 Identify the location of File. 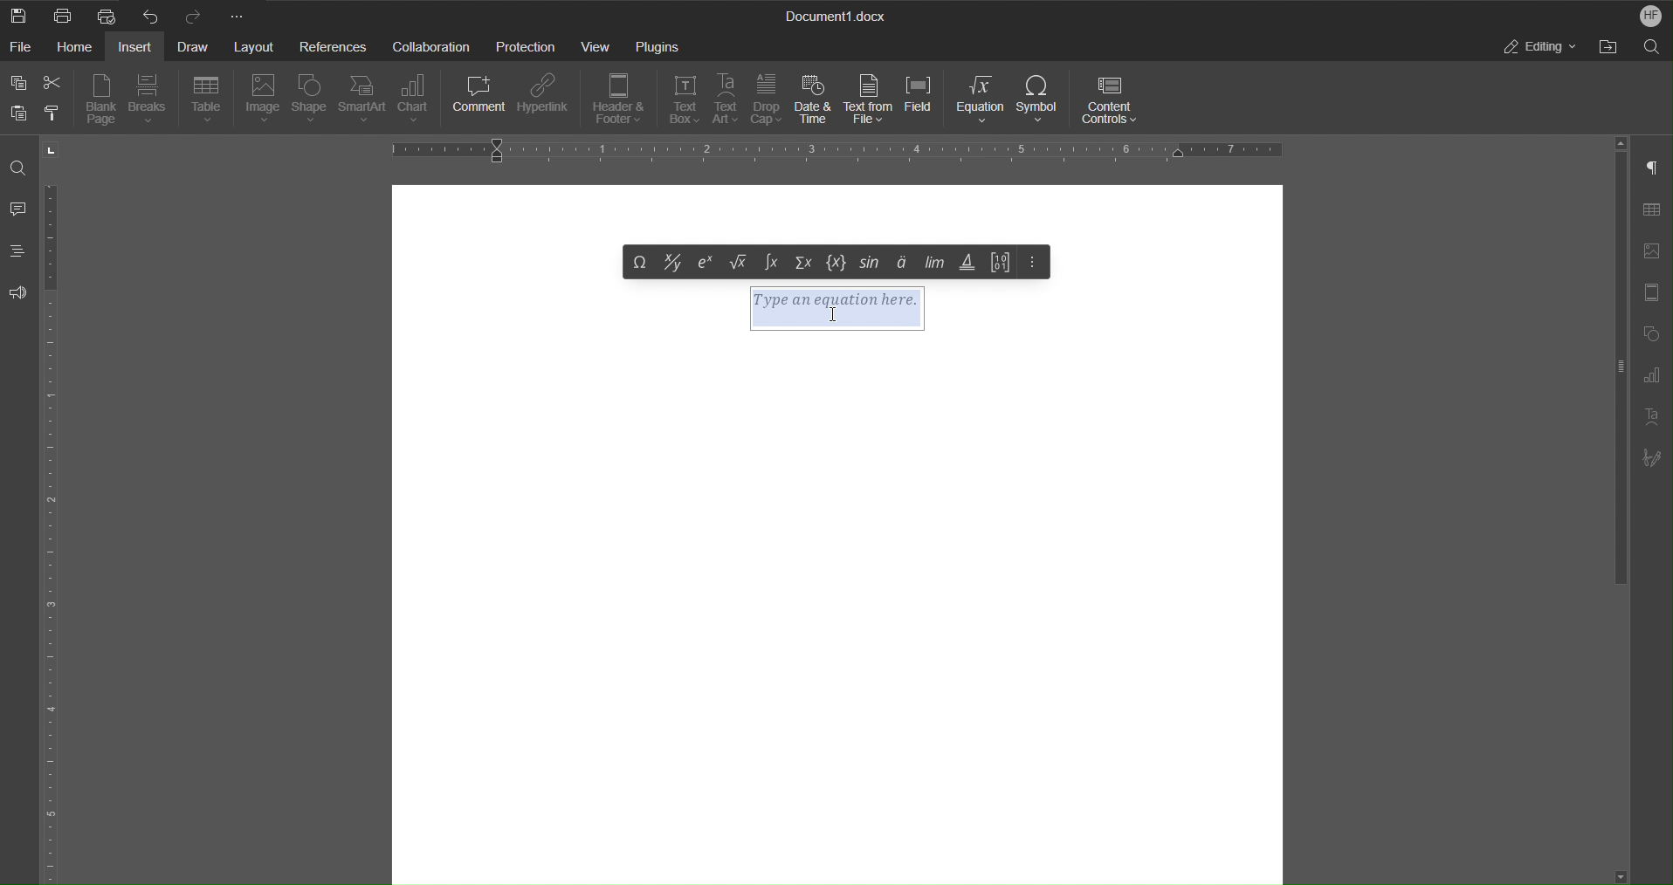
(24, 49).